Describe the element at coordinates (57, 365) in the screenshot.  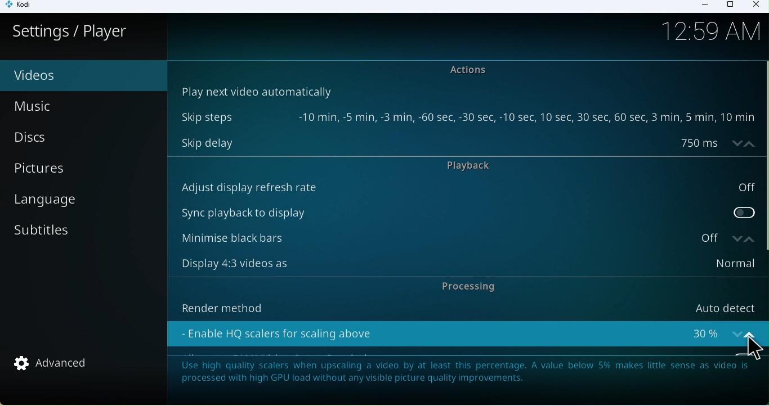
I see `Advanced` at that location.